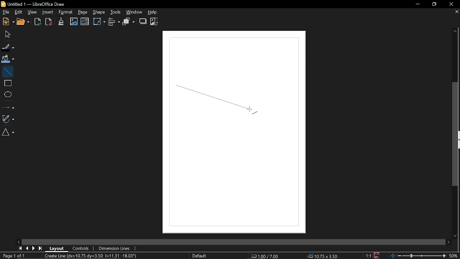 This screenshot has height=259, width=460. What do you see at coordinates (235, 134) in the screenshot?
I see `Canvas` at bounding box center [235, 134].